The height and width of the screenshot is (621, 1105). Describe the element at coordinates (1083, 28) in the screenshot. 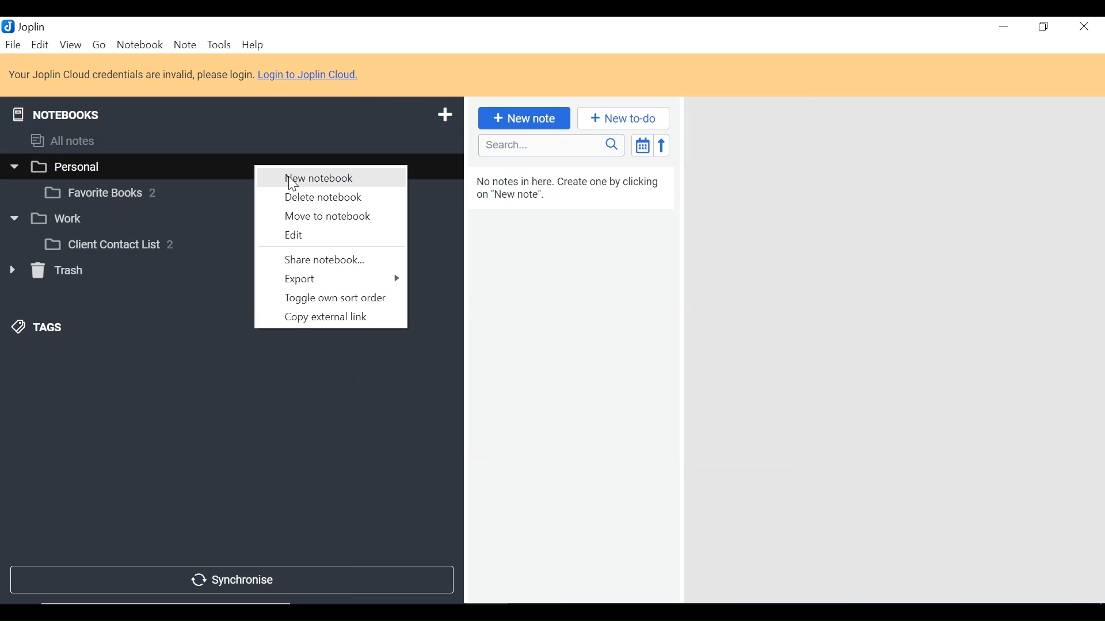

I see `Close` at that location.